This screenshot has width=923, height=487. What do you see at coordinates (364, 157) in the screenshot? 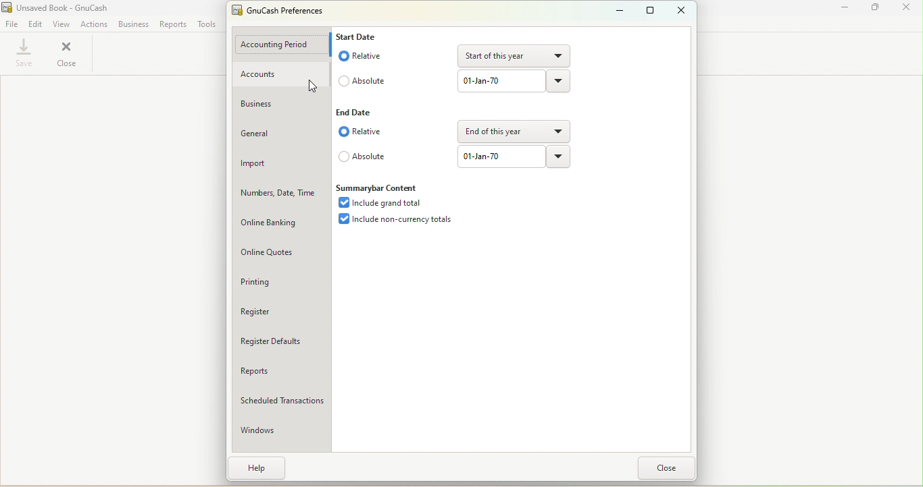
I see `Absolute` at bounding box center [364, 157].